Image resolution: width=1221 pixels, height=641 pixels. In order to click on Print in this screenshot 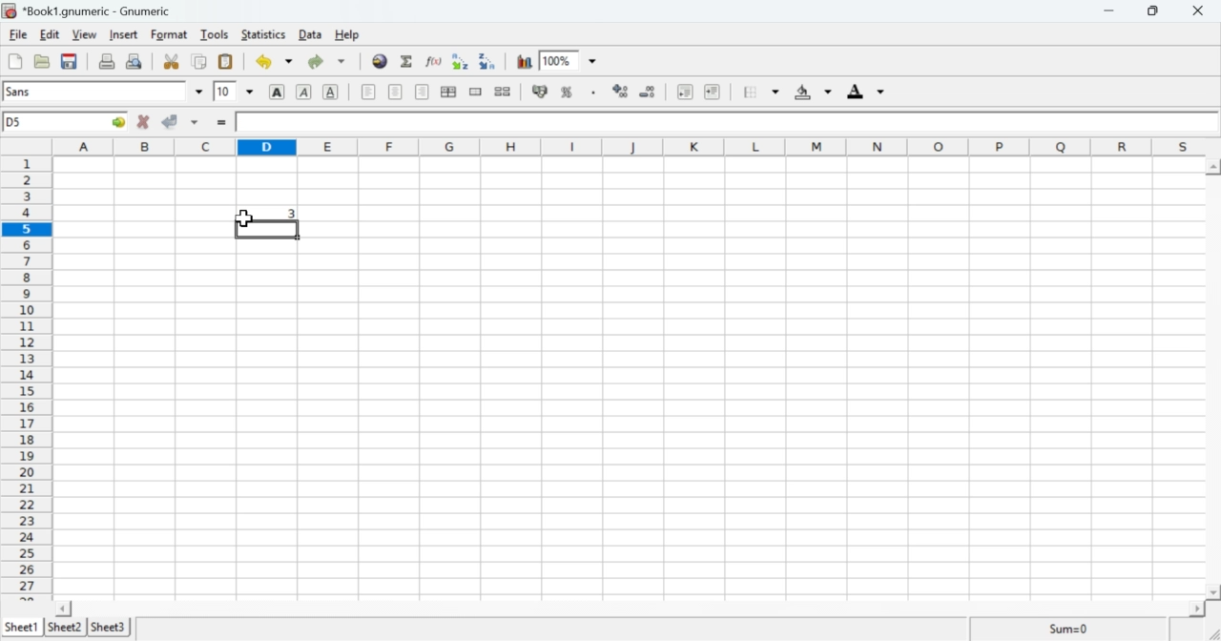, I will do `click(108, 62)`.